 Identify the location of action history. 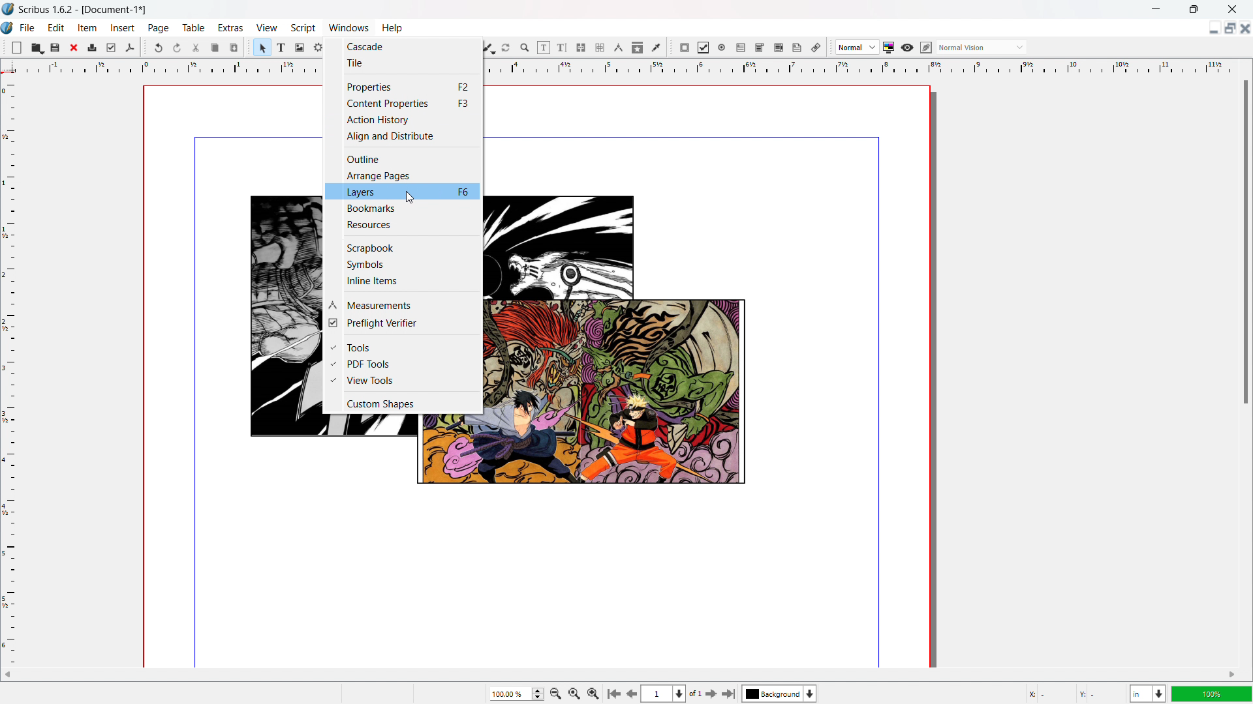
(403, 119).